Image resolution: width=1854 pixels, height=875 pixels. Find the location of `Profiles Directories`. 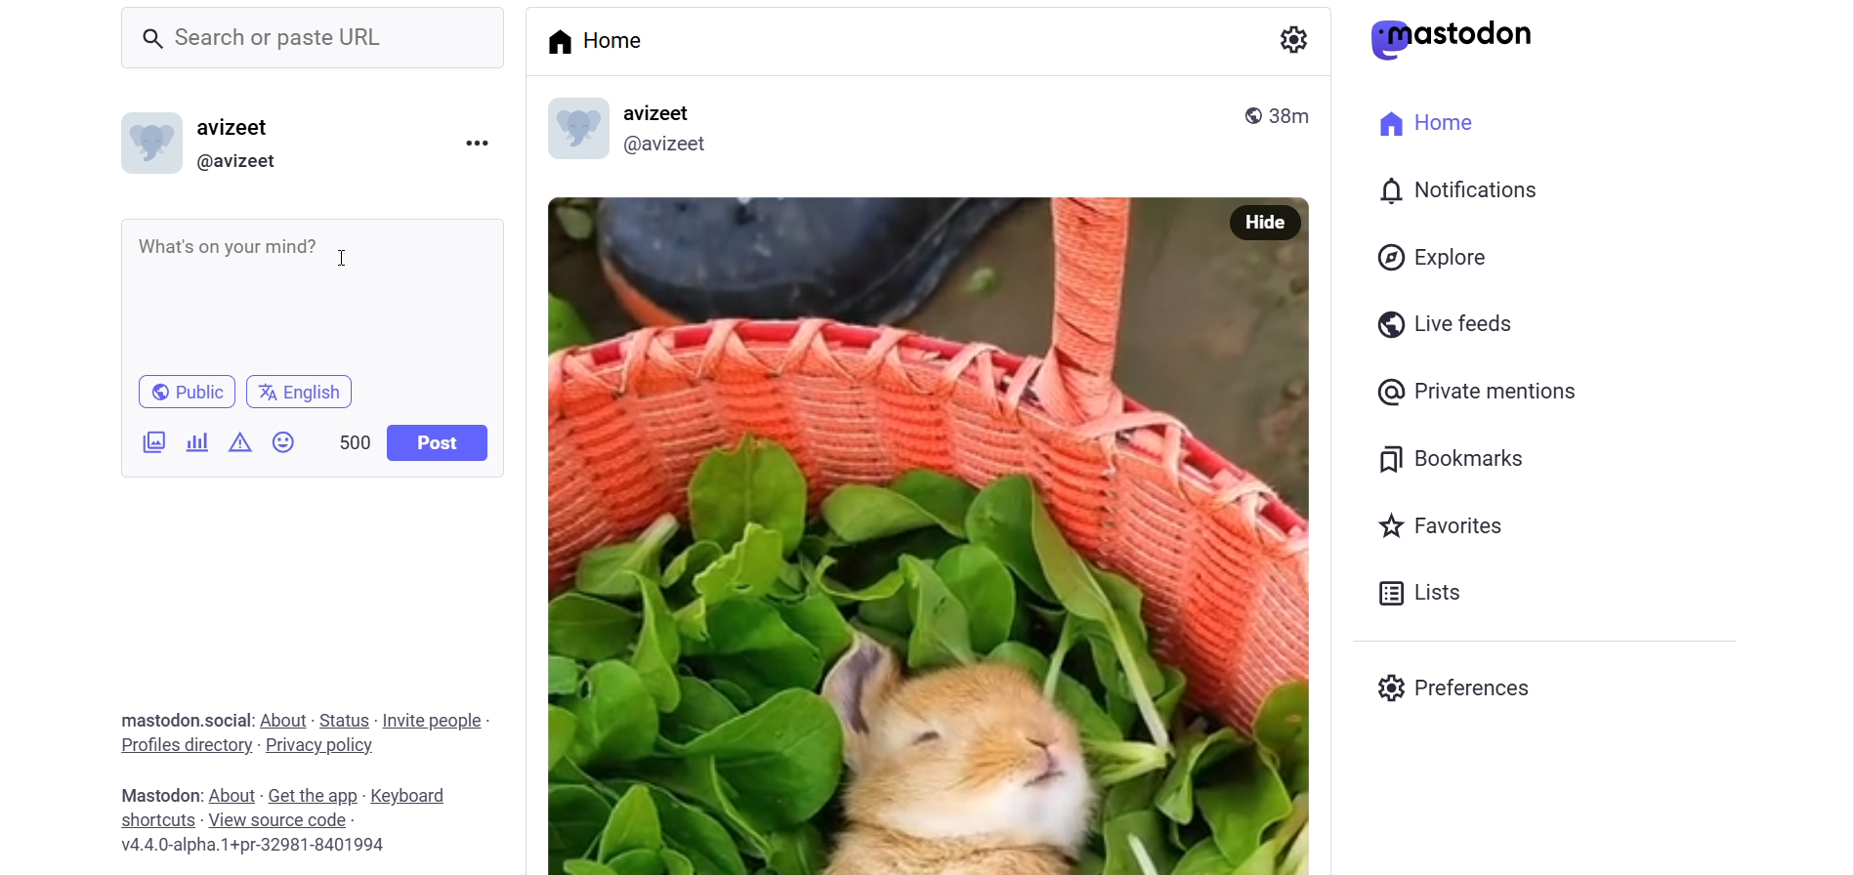

Profiles Directories is located at coordinates (186, 747).